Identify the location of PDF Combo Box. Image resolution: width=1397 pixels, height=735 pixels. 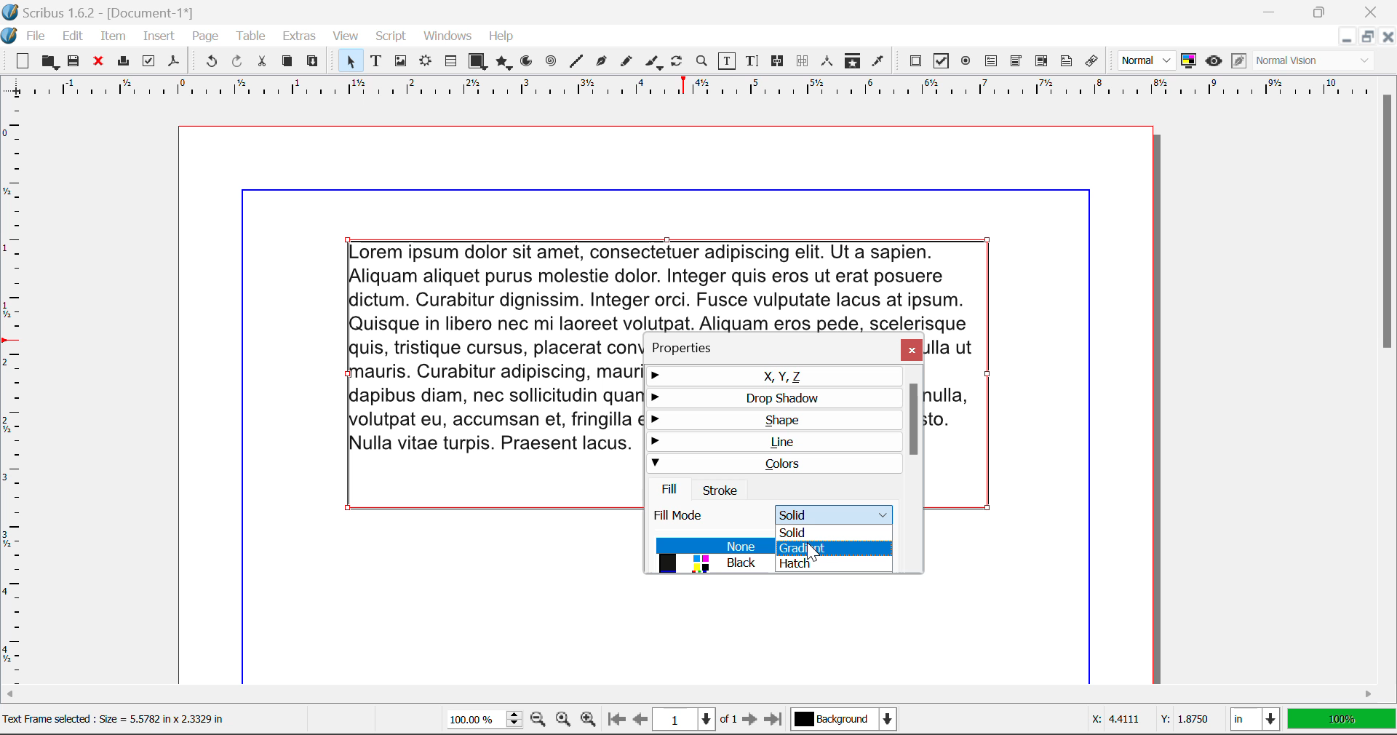
(1016, 63).